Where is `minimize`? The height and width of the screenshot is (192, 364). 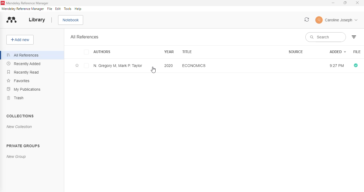 minimize is located at coordinates (334, 3).